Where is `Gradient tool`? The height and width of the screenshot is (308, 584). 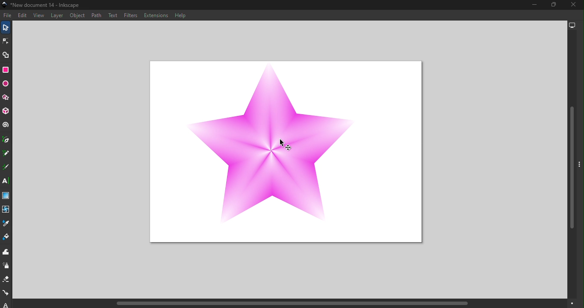 Gradient tool is located at coordinates (6, 196).